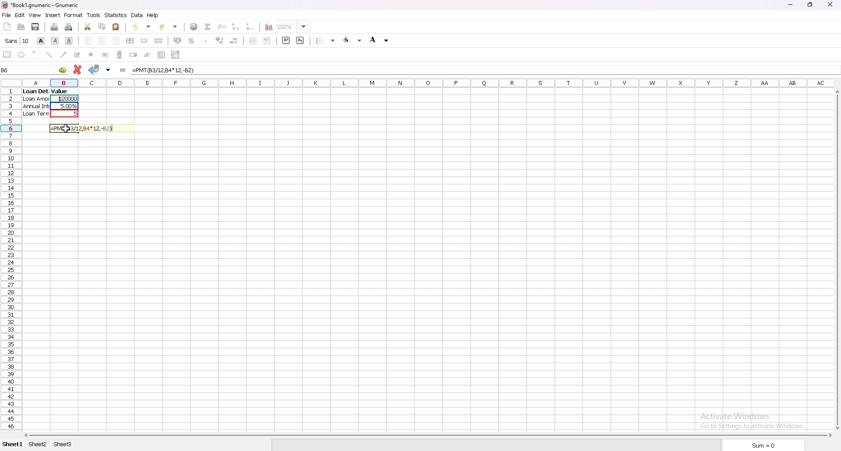  Describe the element at coordinates (194, 27) in the screenshot. I see `hyperlink` at that location.